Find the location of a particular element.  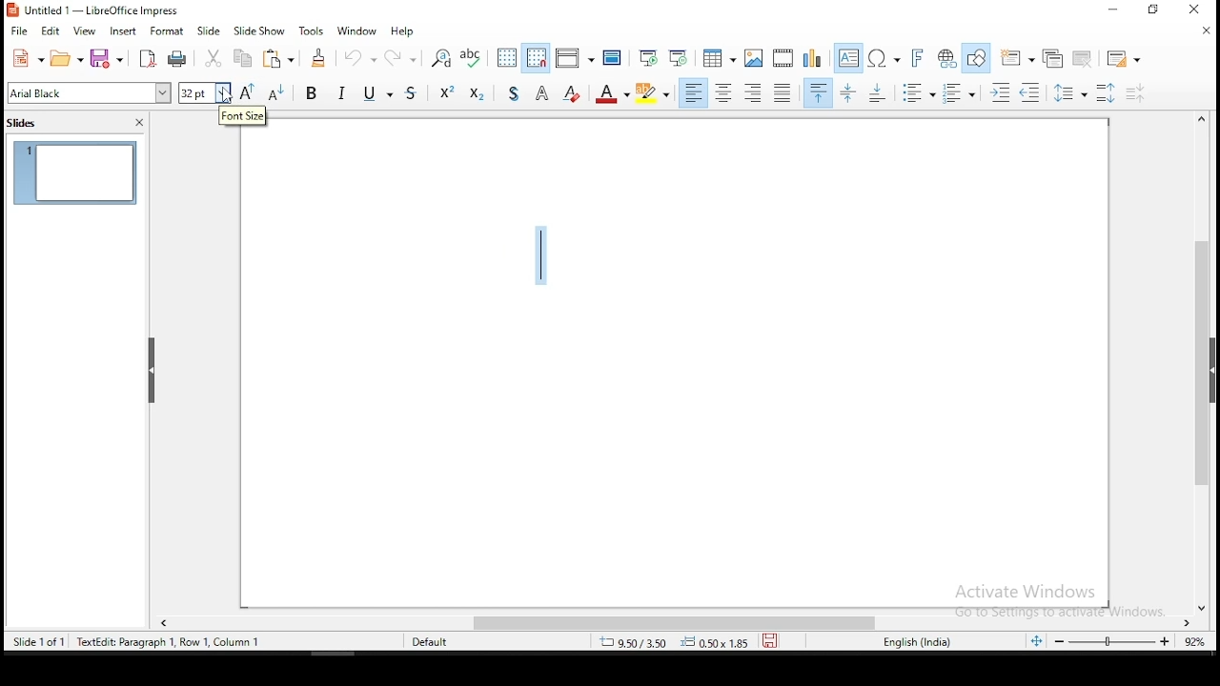

display views is located at coordinates (575, 57).